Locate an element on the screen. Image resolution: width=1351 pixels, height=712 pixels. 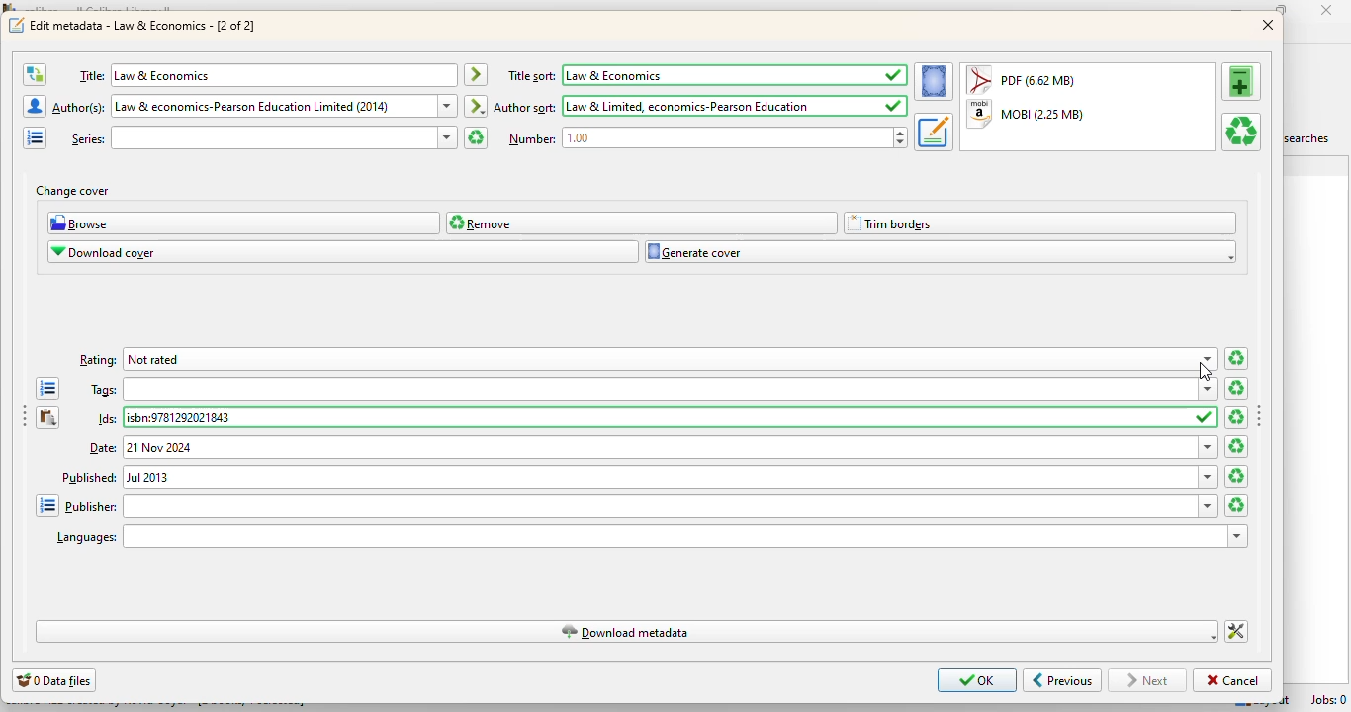
Ids:  is located at coordinates (655, 417).